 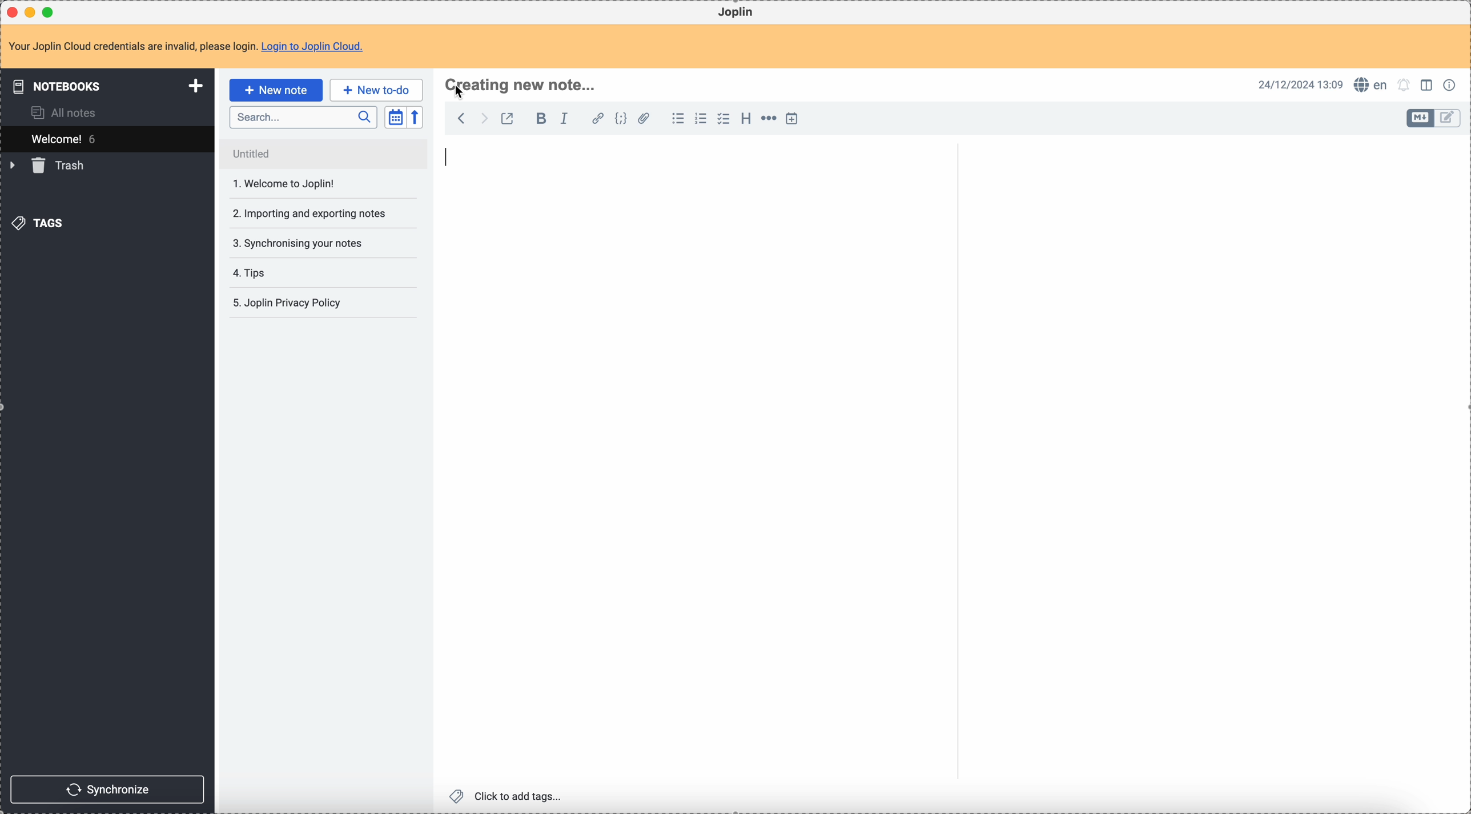 I want to click on click on new note, so click(x=275, y=90).